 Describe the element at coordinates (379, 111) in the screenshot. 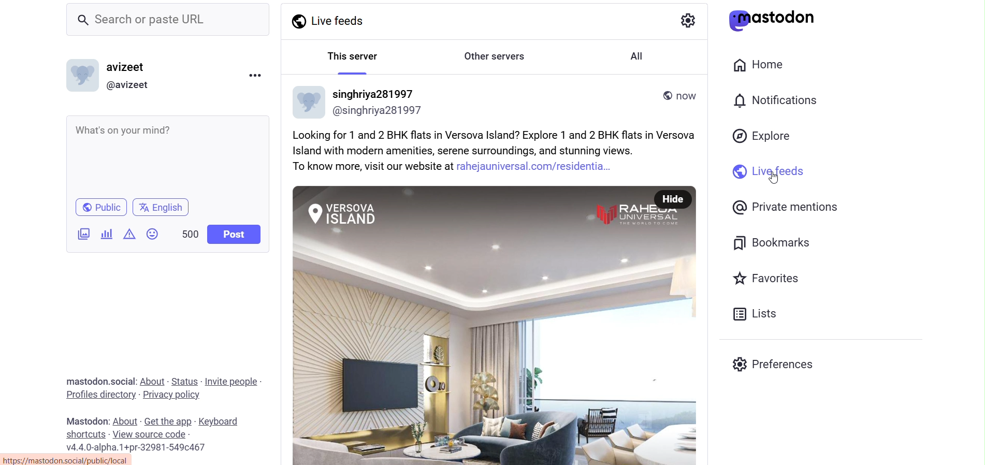

I see `@User Name` at that location.